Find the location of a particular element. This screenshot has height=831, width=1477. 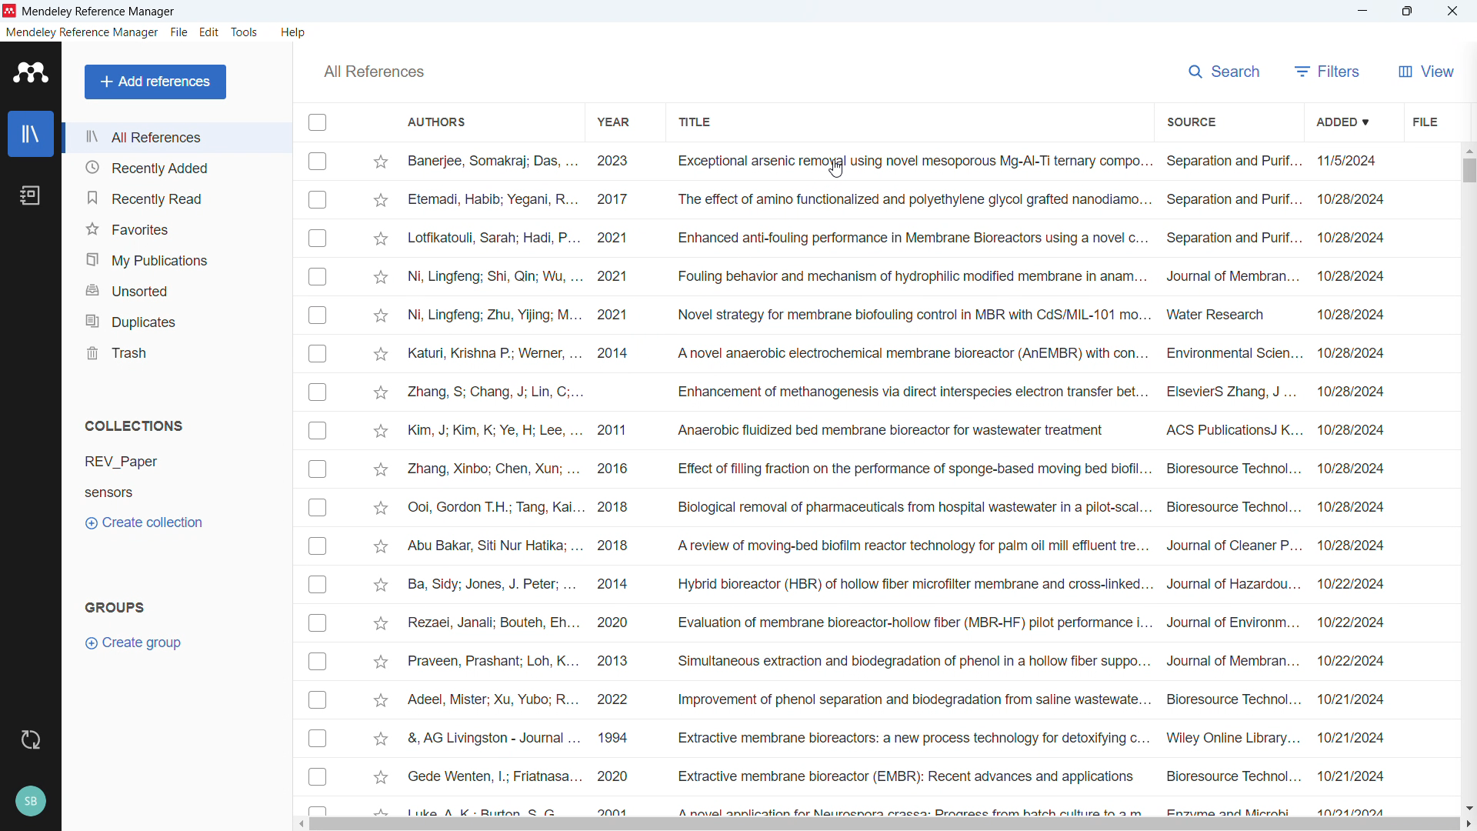

10/21/2024 is located at coordinates (1356, 773).